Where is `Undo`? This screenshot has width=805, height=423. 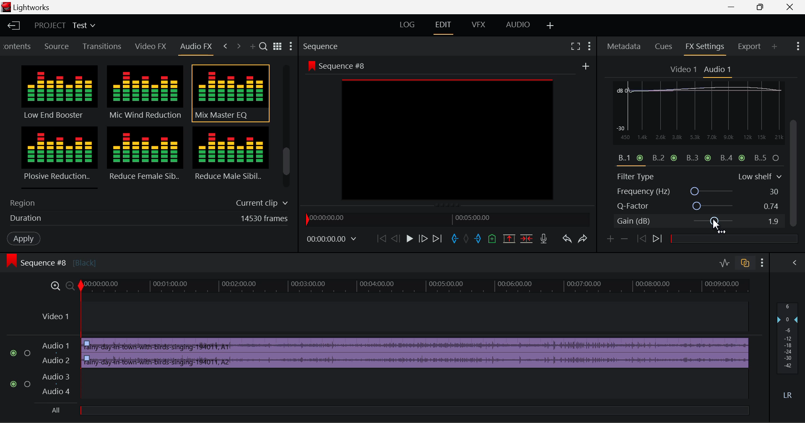
Undo is located at coordinates (568, 241).